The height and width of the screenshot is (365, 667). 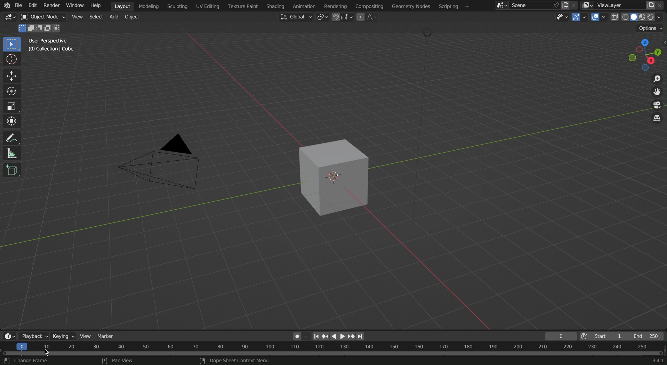 What do you see at coordinates (53, 6) in the screenshot?
I see `Render` at bounding box center [53, 6].